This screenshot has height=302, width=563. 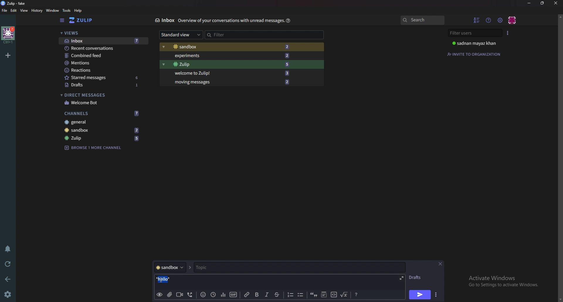 I want to click on Voice call, so click(x=191, y=295).